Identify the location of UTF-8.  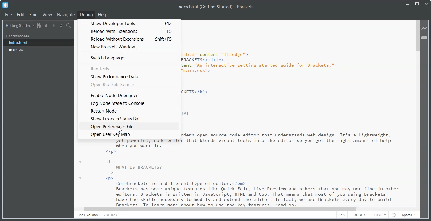
(359, 215).